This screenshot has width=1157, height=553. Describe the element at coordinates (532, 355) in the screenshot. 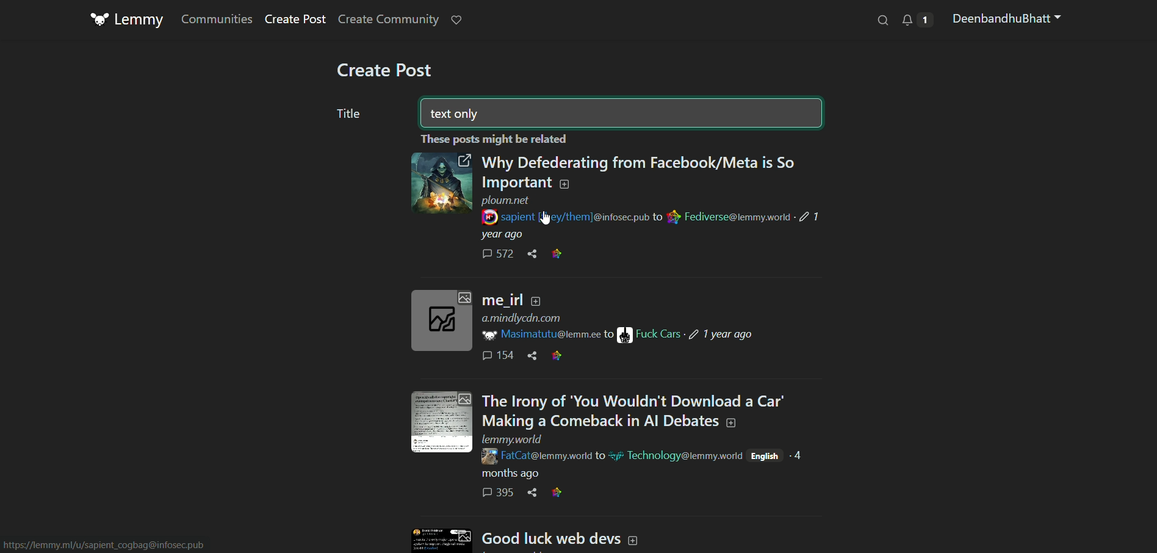

I see `Share` at that location.